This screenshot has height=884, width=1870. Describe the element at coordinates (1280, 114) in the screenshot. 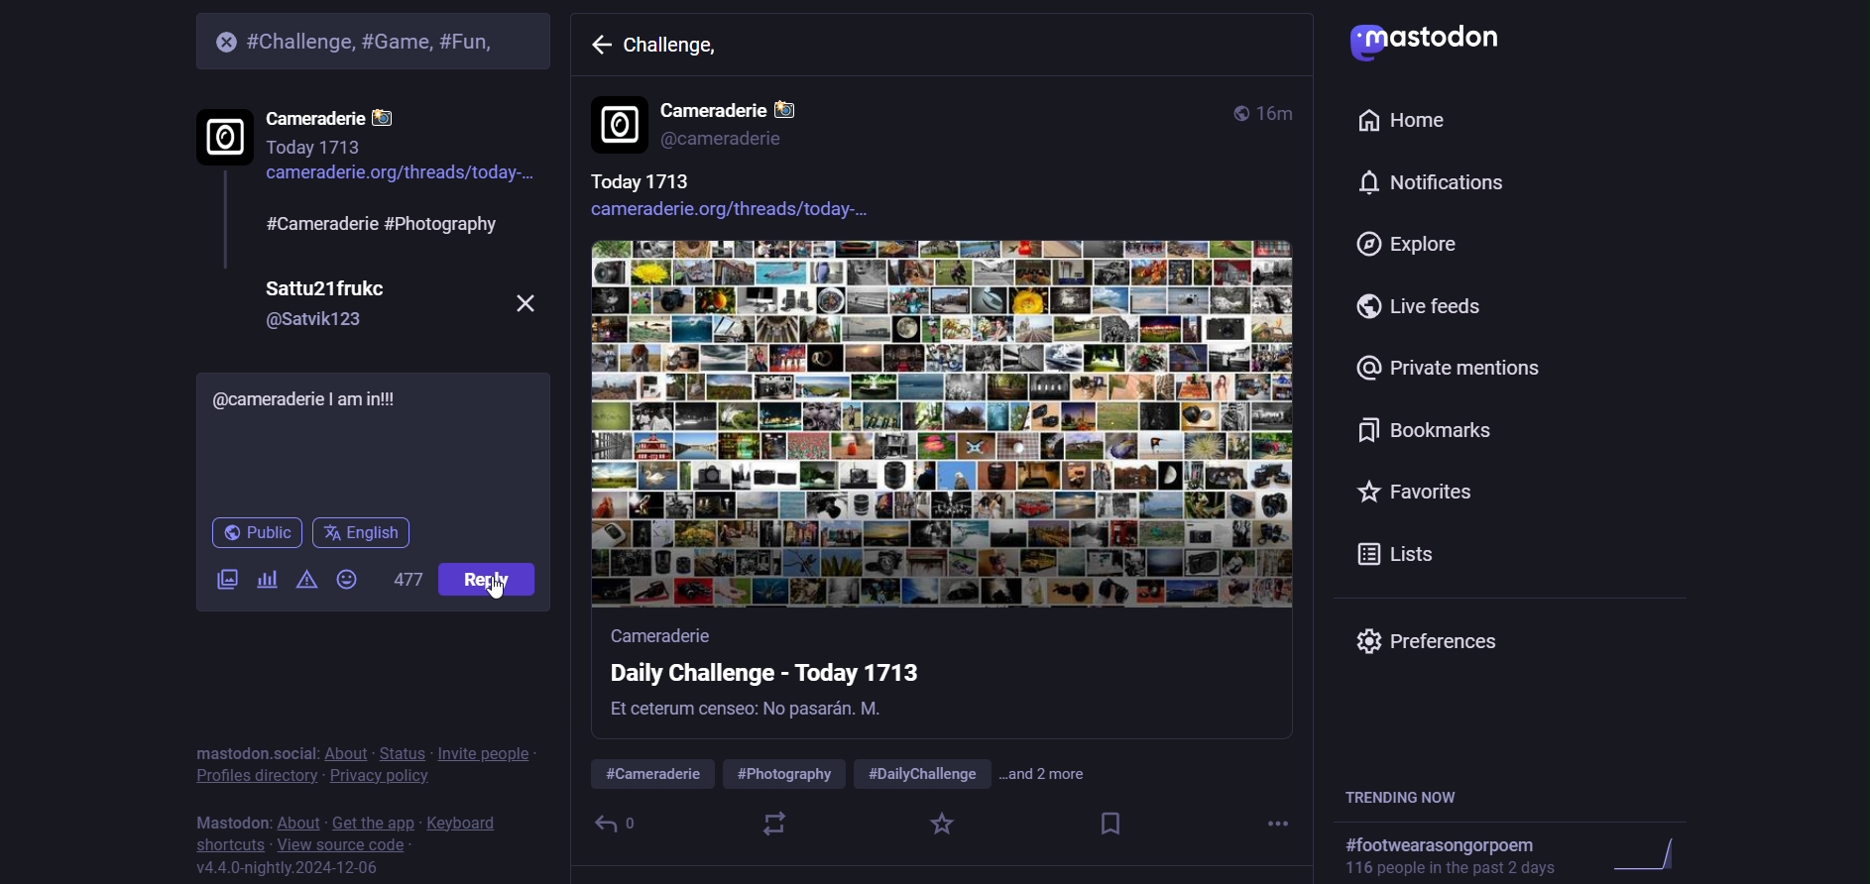

I see `16m` at that location.